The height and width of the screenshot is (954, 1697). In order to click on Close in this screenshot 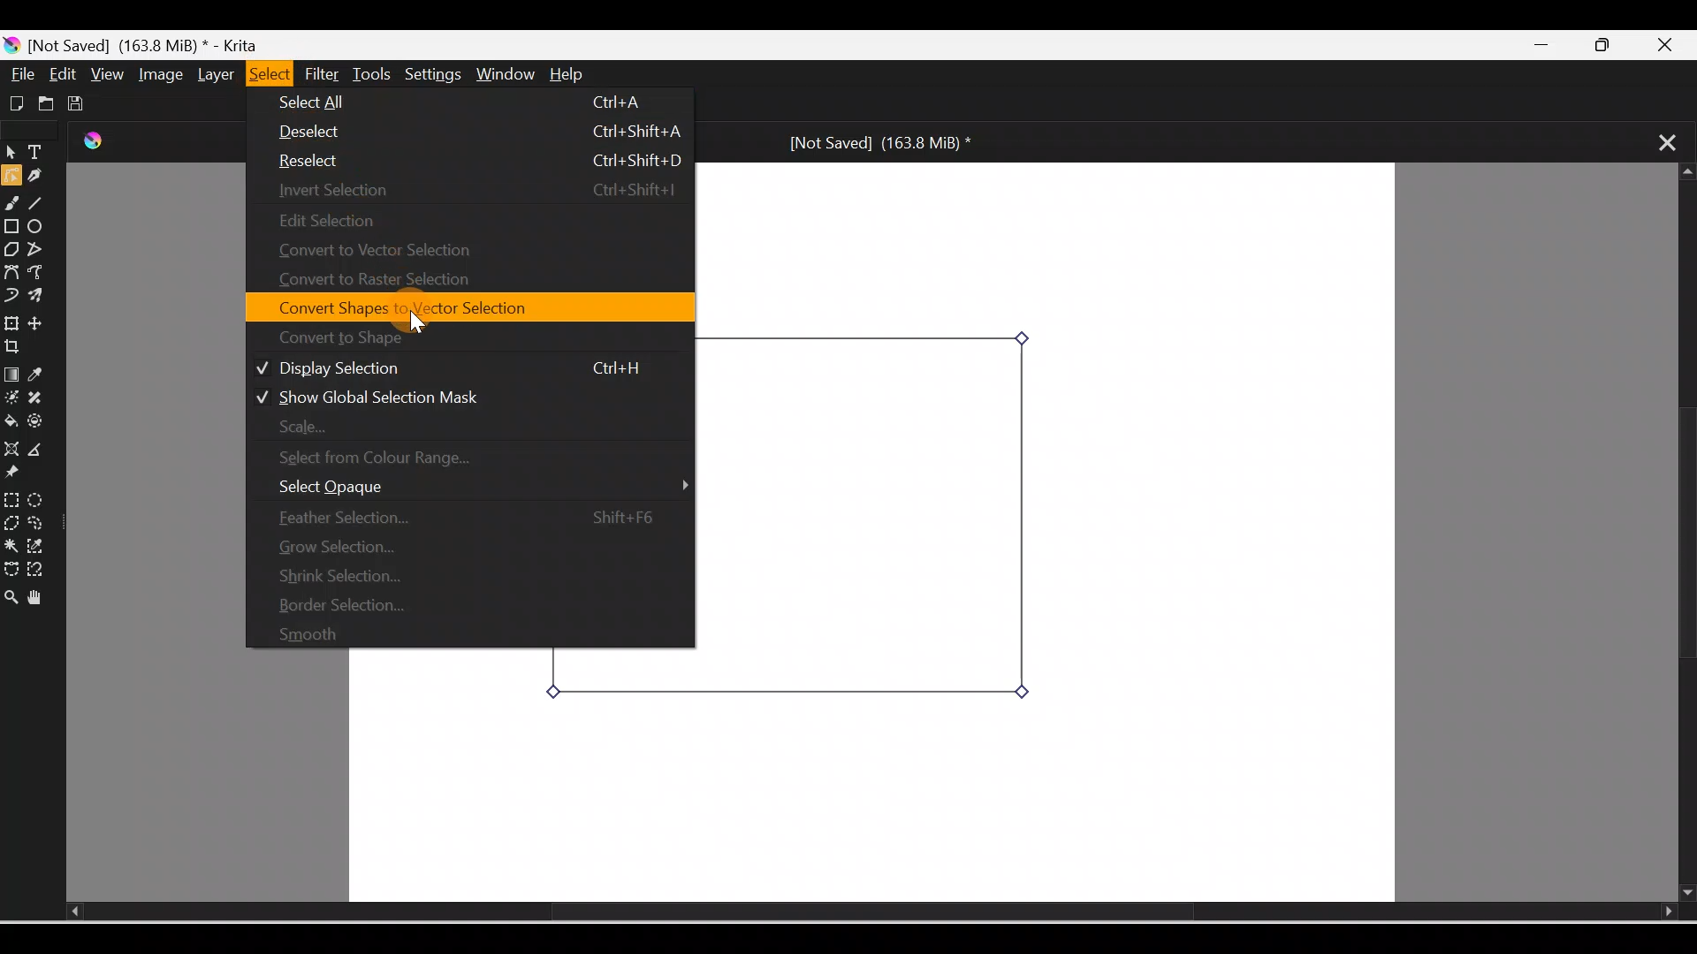, I will do `click(1674, 42)`.